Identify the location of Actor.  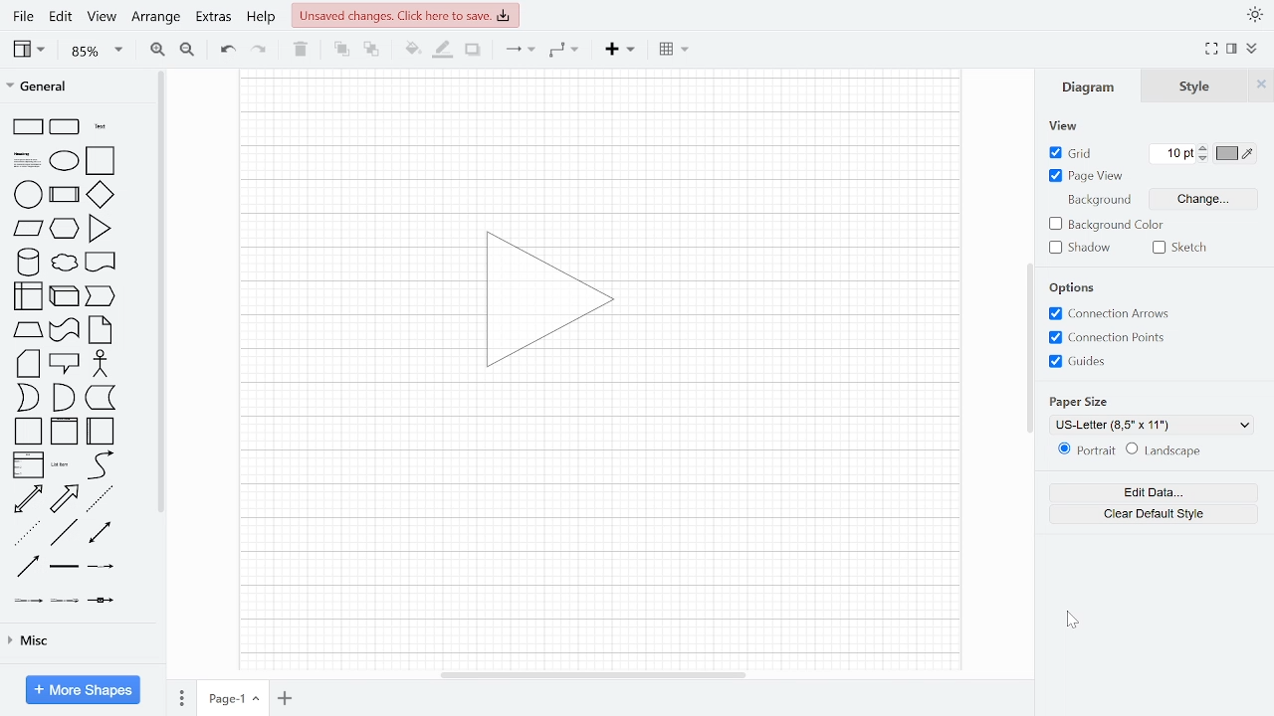
(101, 363).